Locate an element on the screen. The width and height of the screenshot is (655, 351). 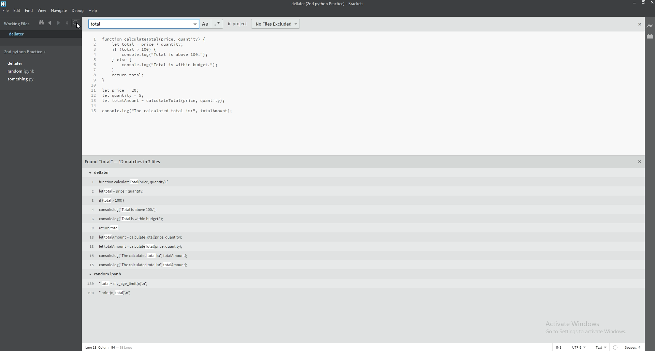
edit is located at coordinates (16, 10).